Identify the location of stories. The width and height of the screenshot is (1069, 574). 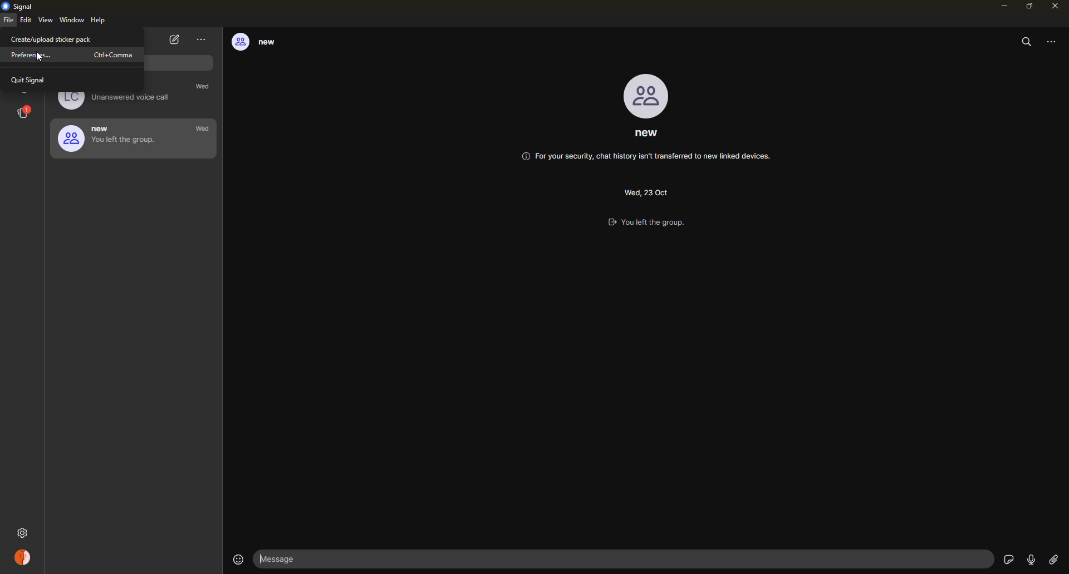
(24, 112).